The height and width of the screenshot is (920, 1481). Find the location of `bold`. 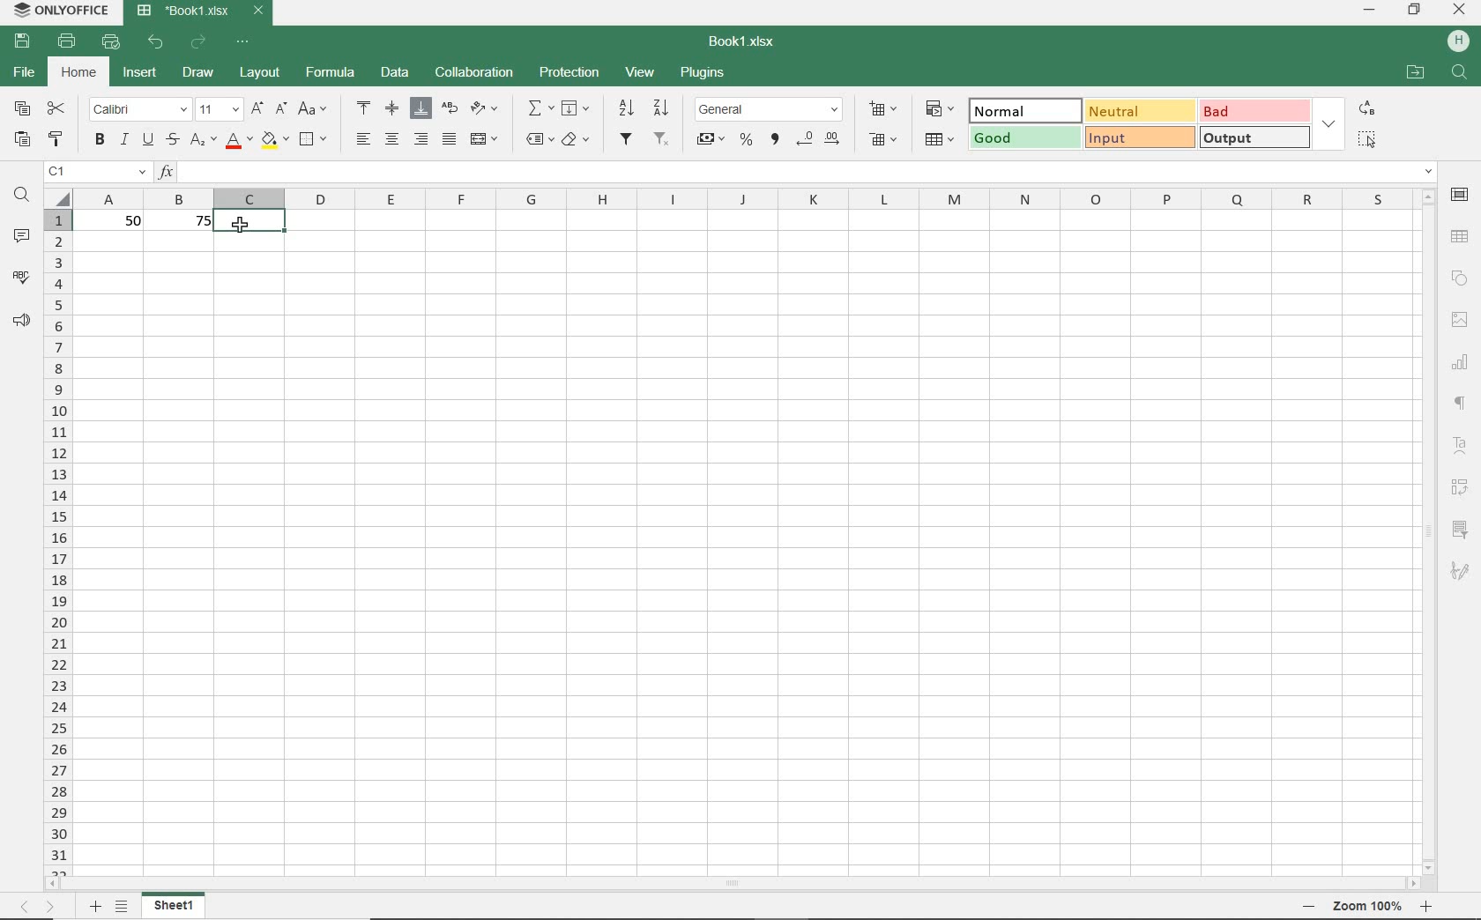

bold is located at coordinates (99, 141).